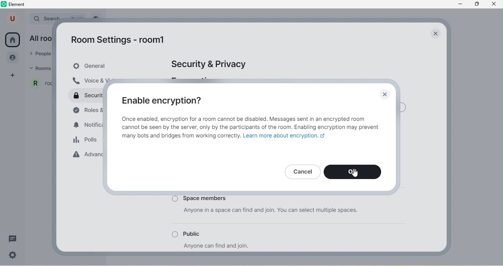 Image resolution: width=503 pixels, height=266 pixels. Describe the element at coordinates (111, 66) in the screenshot. I see `general` at that location.